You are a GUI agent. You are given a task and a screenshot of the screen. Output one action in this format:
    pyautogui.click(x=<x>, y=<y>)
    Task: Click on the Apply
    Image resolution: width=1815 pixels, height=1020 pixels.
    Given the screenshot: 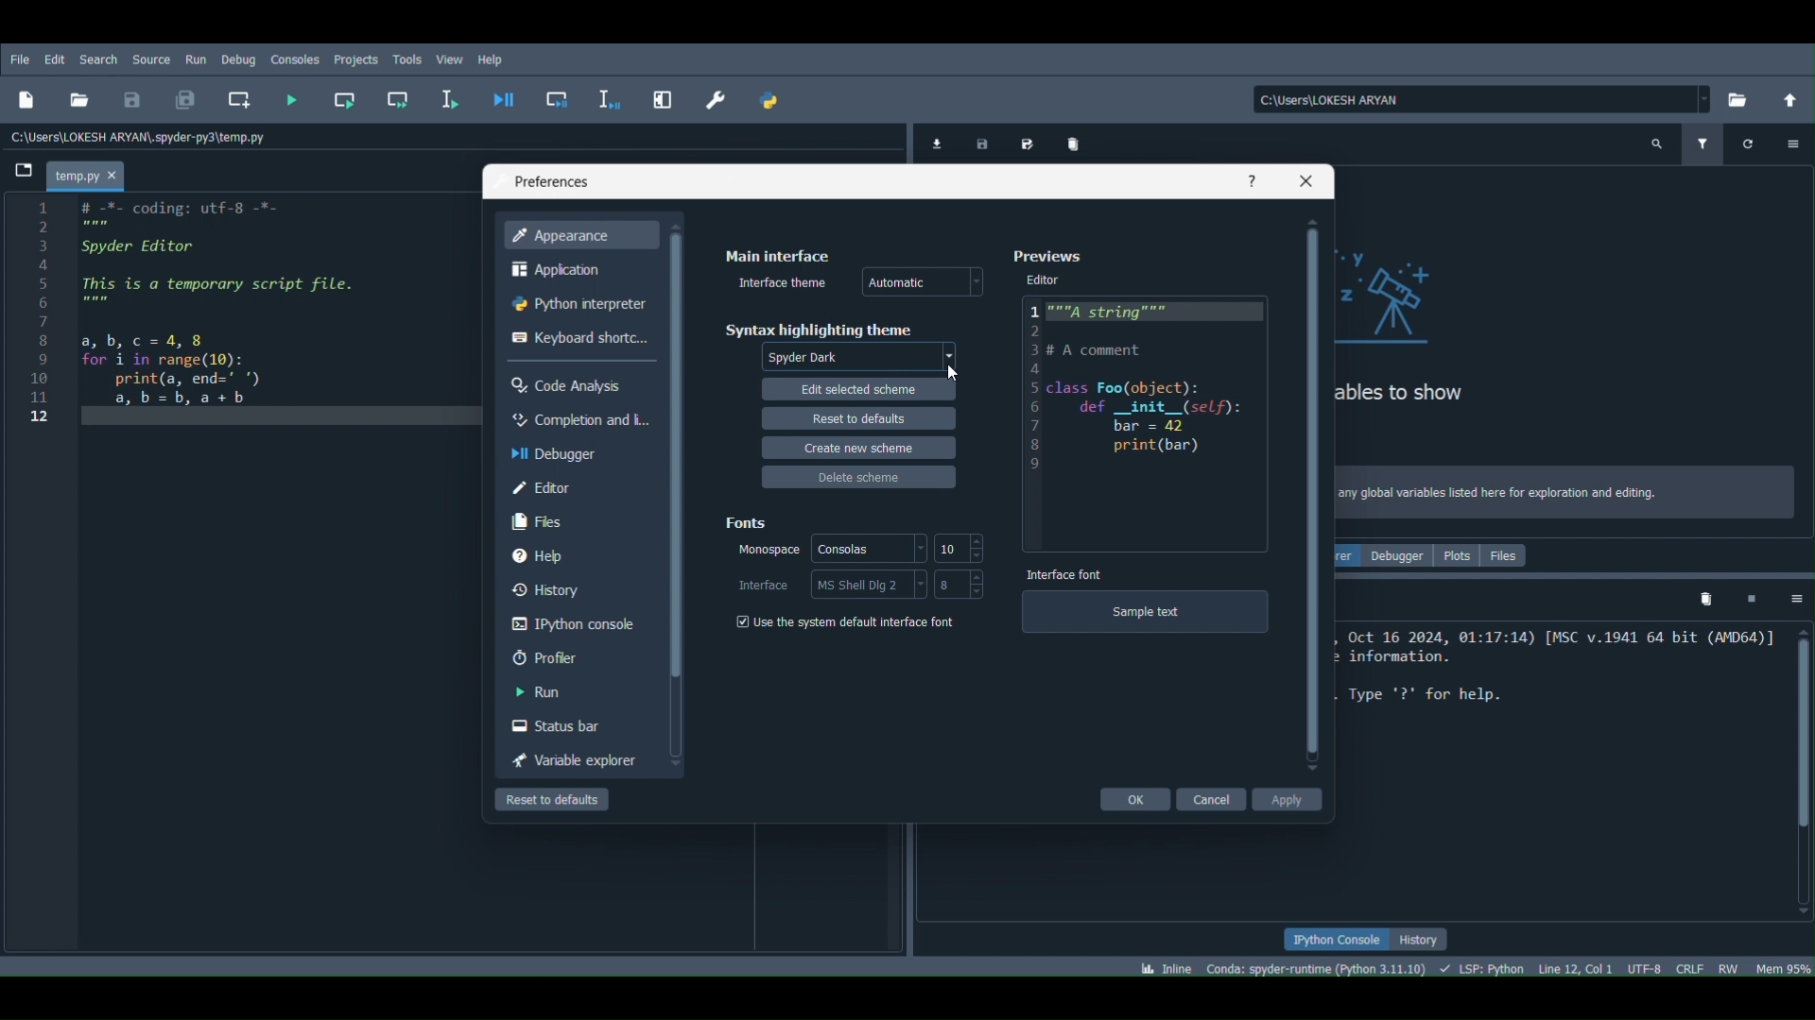 What is the action you would take?
    pyautogui.click(x=1287, y=798)
    